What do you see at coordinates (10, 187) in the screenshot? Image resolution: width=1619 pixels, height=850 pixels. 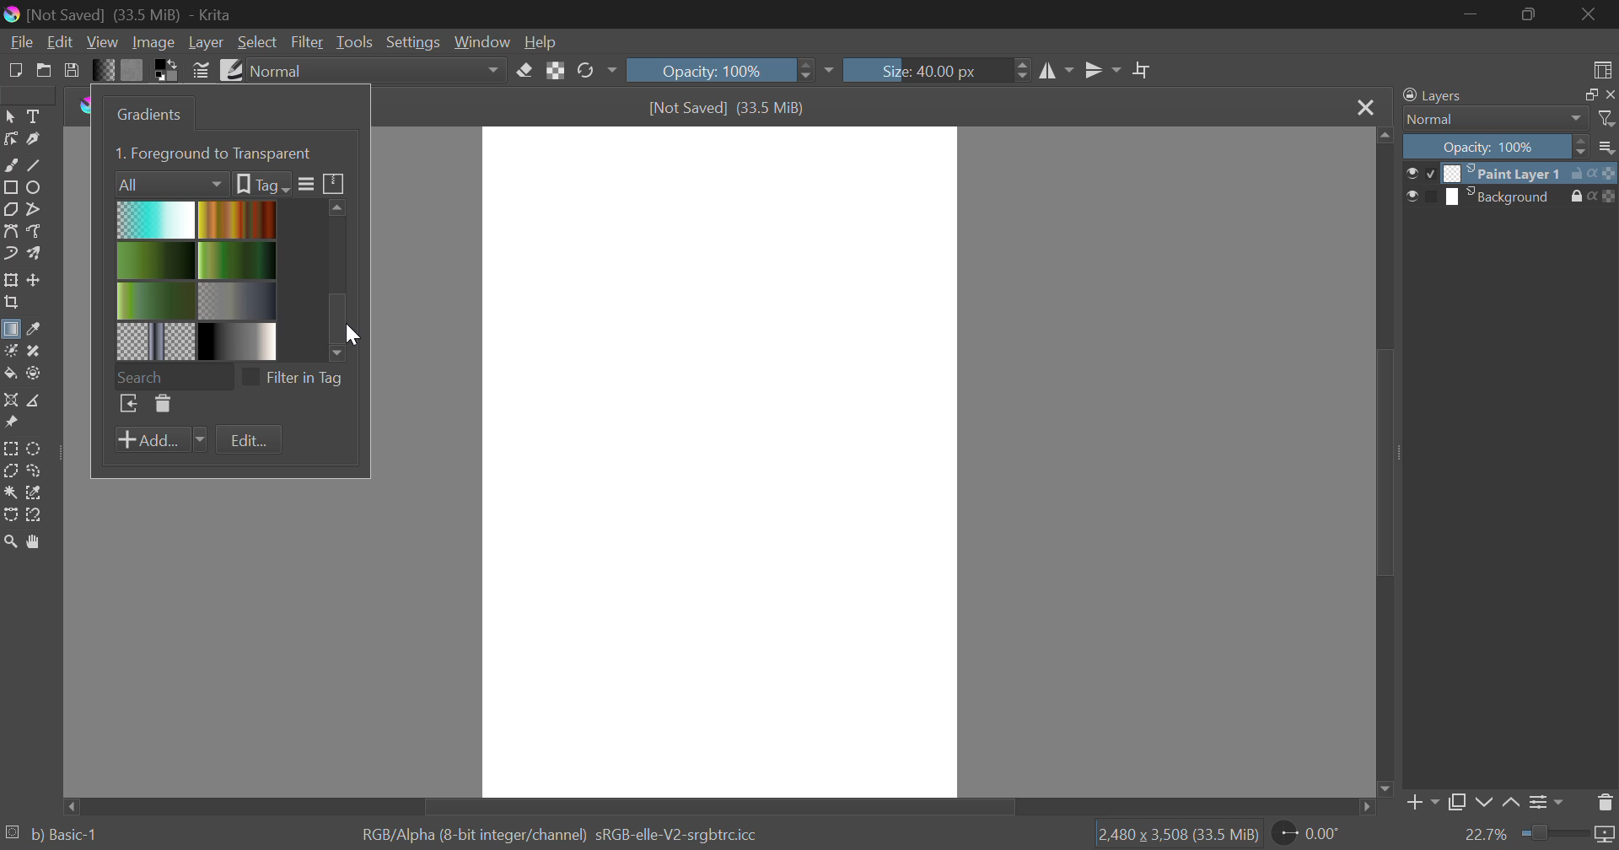 I see `Rectangle` at bounding box center [10, 187].